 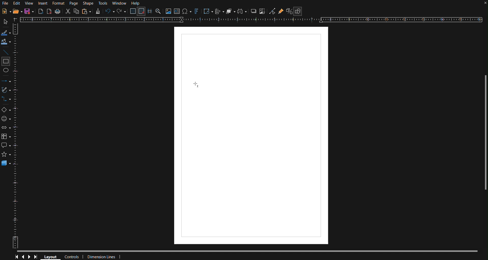 I want to click on Edit, so click(x=17, y=4).